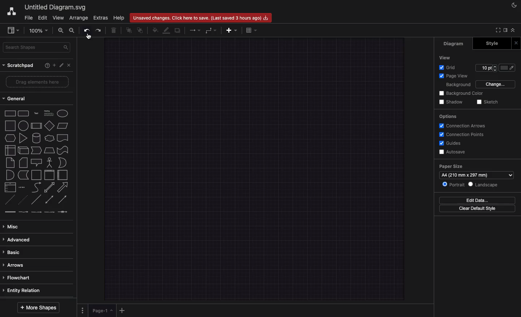 The image size is (521, 317). I want to click on Sidebar, so click(507, 30).